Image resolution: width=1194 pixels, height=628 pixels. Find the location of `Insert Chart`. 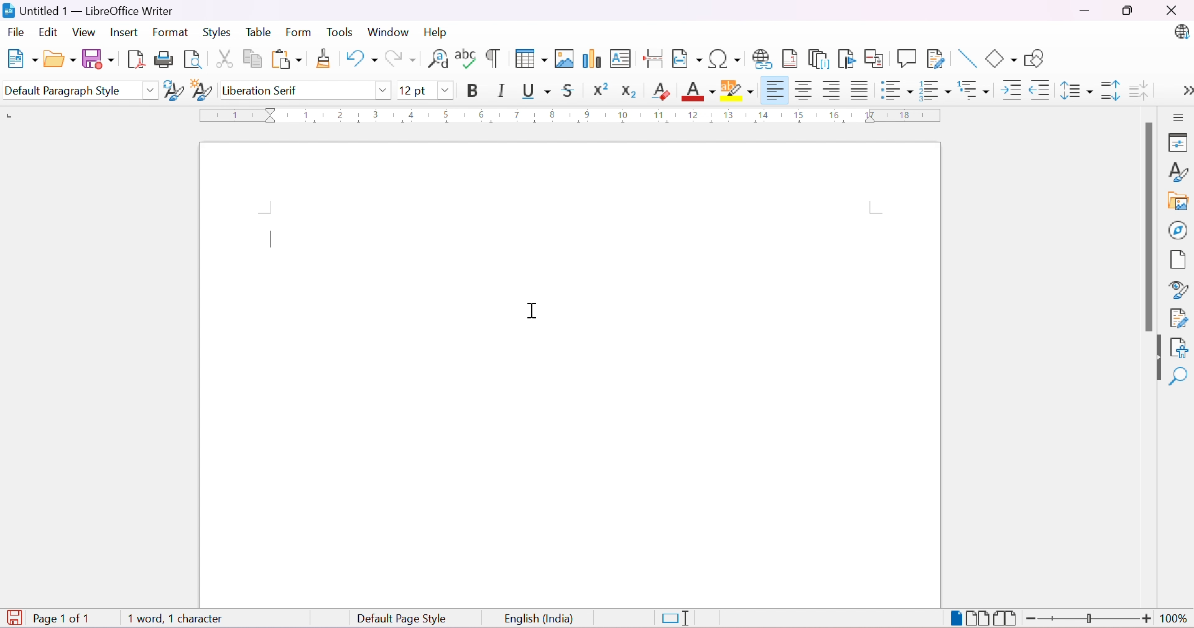

Insert Chart is located at coordinates (590, 58).